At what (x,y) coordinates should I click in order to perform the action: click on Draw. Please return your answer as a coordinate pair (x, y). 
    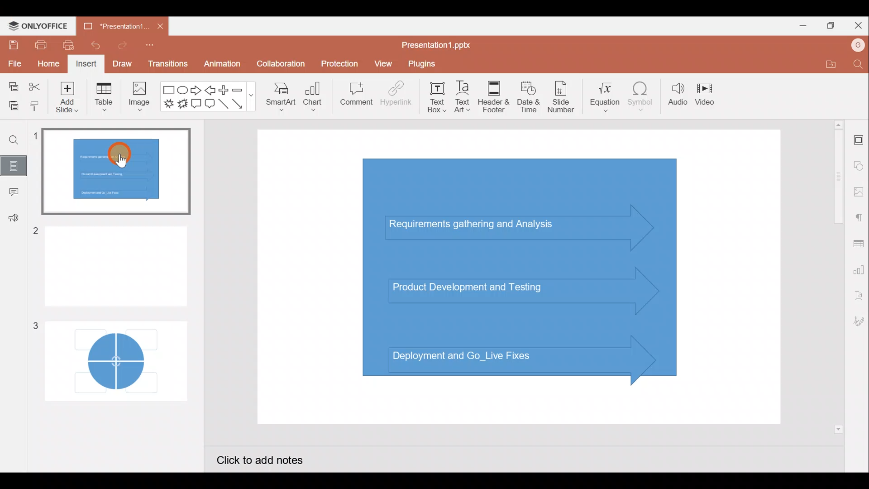
    Looking at the image, I should click on (121, 62).